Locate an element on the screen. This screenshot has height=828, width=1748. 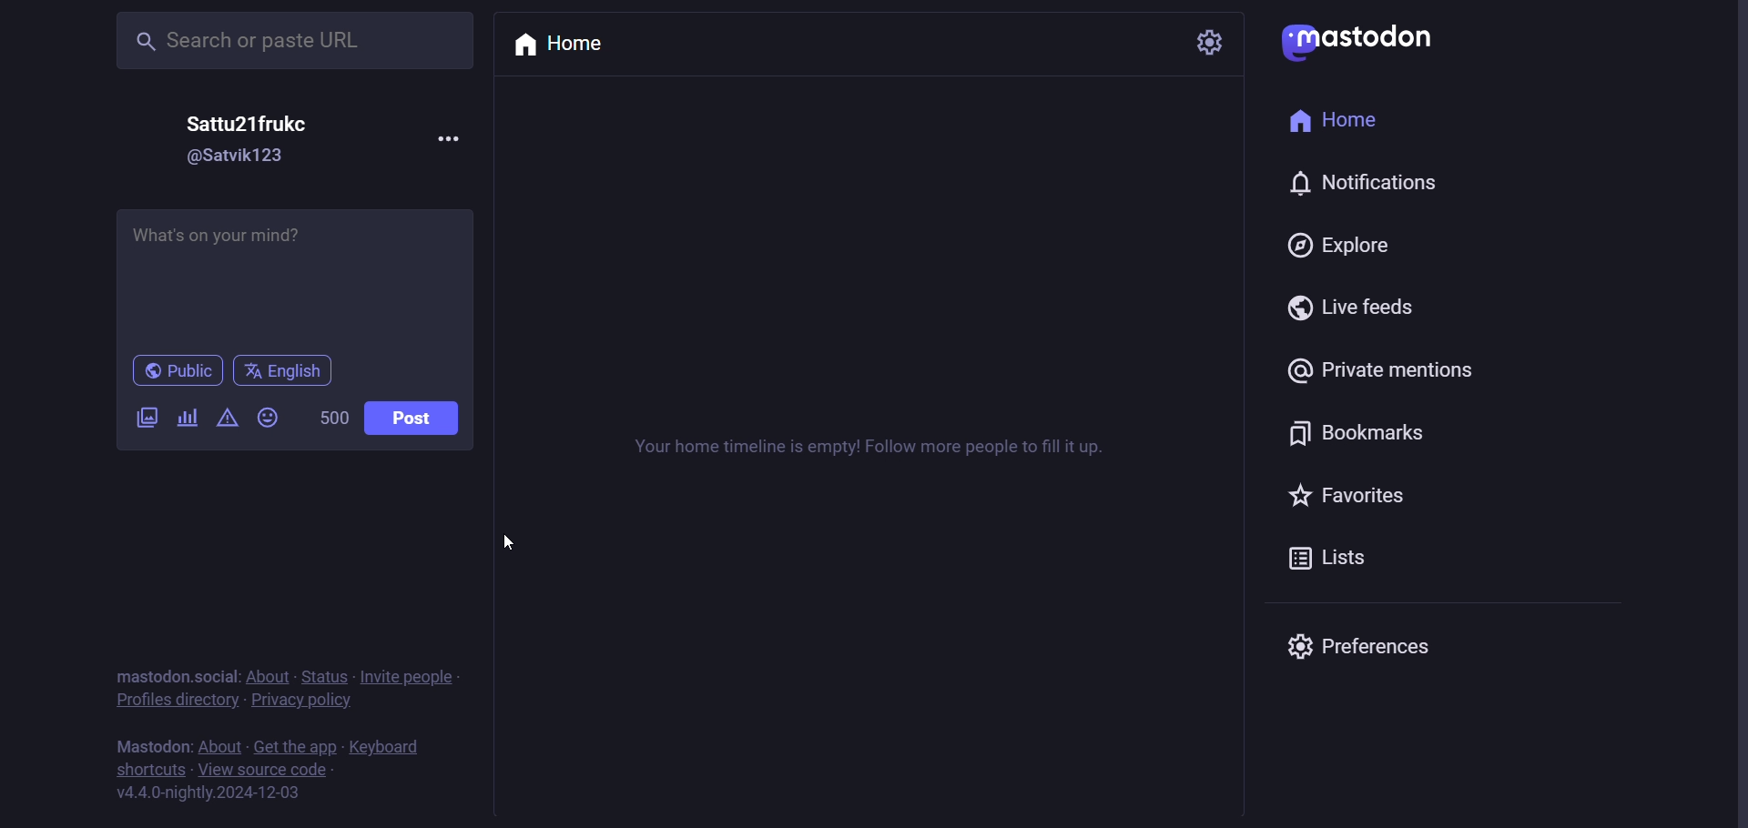
get the app is located at coordinates (298, 747).